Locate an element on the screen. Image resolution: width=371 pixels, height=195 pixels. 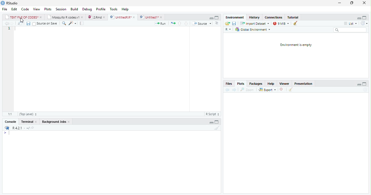
 UntitiedR is located at coordinates (123, 17).